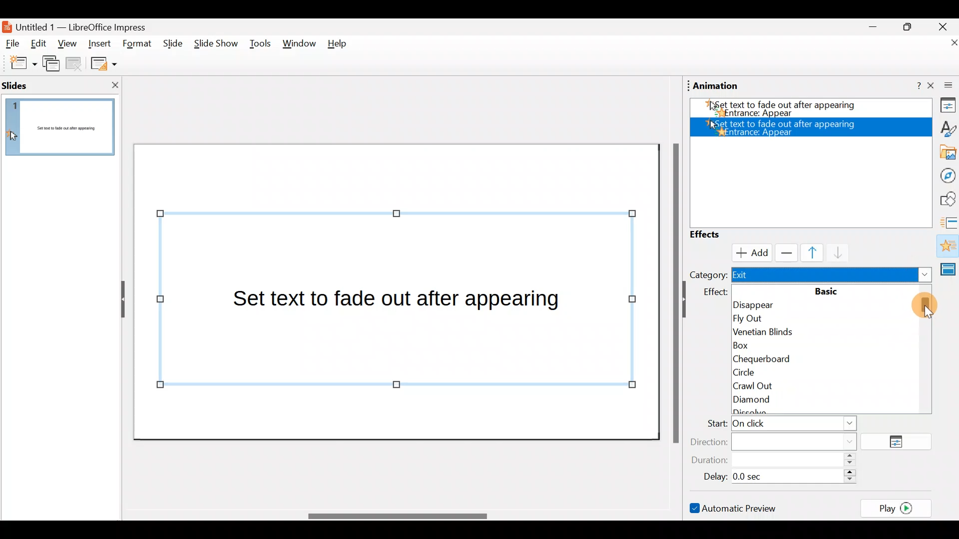  I want to click on Cursor, so click(929, 305).